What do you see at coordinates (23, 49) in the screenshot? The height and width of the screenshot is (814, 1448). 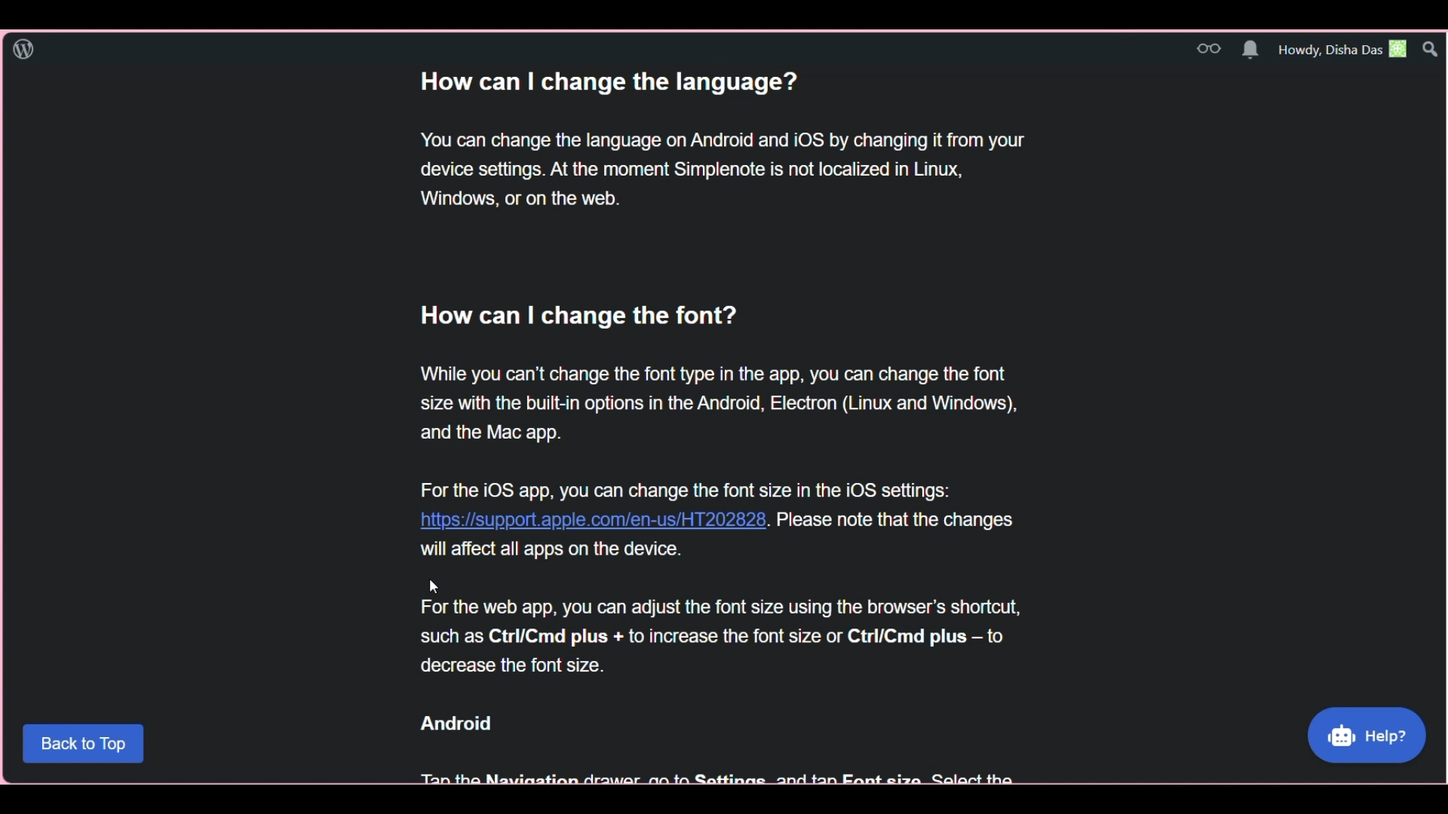 I see `Click to go to WordPress dashboard` at bounding box center [23, 49].